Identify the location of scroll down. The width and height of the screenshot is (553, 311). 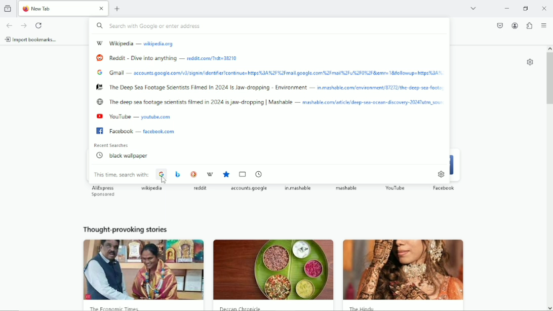
(549, 307).